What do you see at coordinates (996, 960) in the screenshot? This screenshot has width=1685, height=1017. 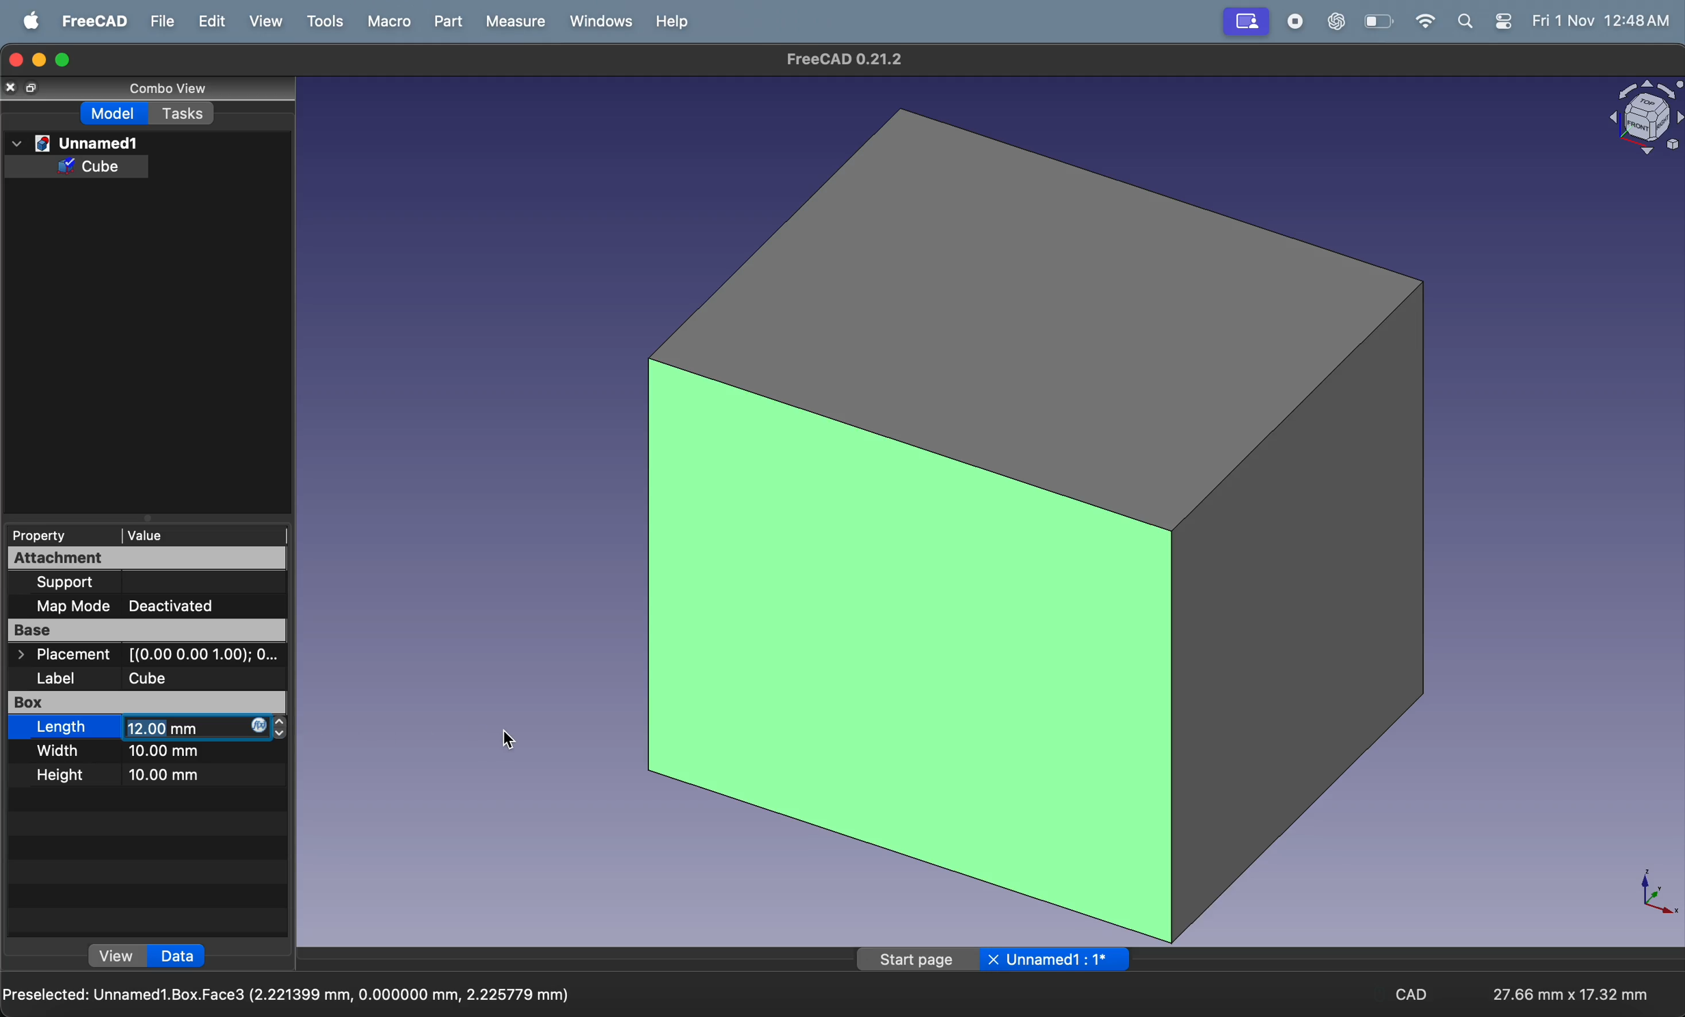 I see `close` at bounding box center [996, 960].